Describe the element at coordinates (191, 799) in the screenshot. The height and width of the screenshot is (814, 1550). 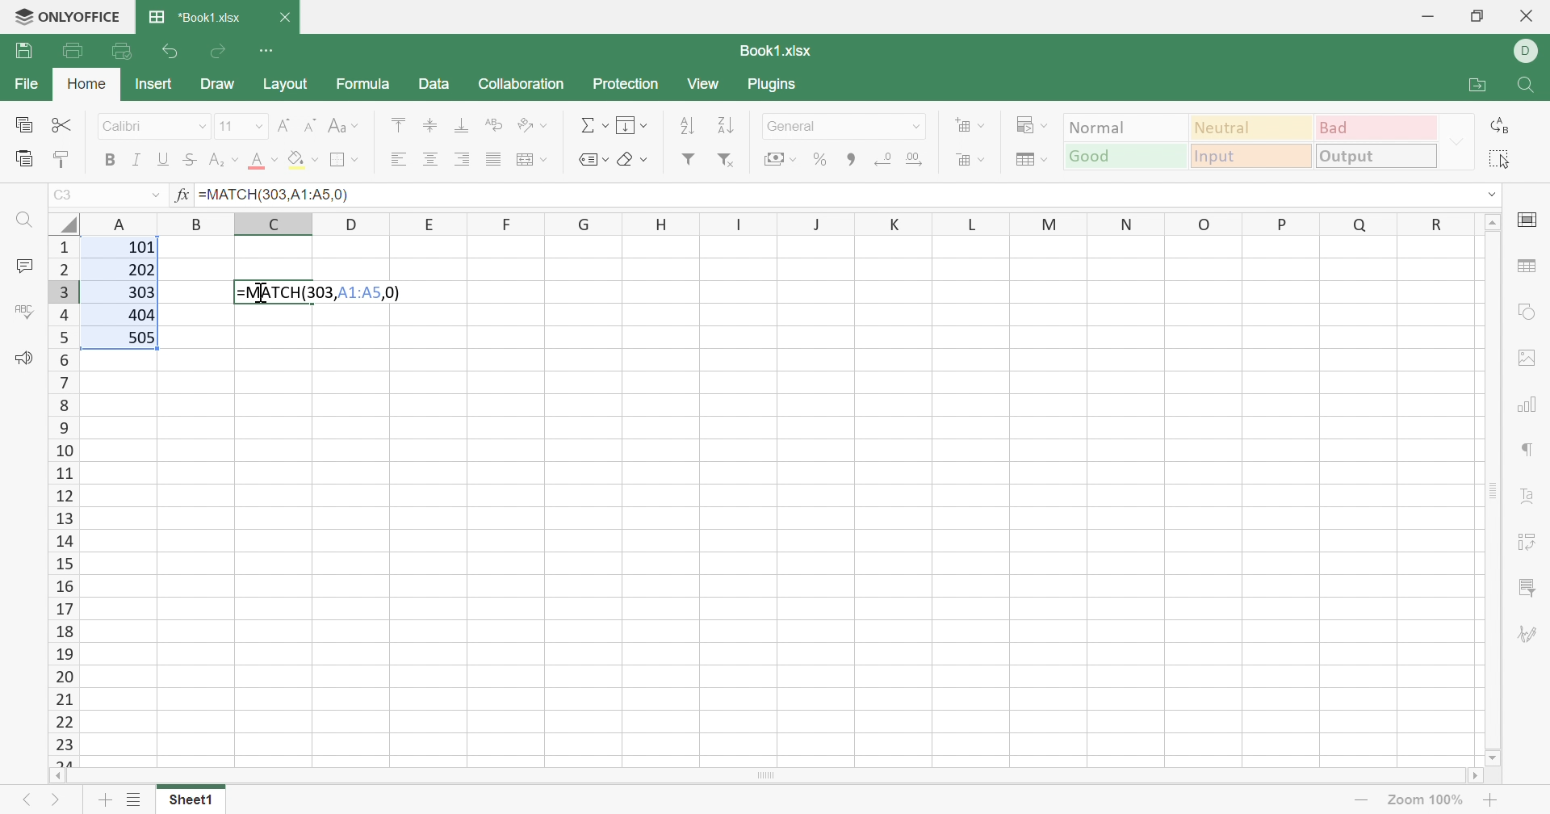
I see `Sheet1` at that location.